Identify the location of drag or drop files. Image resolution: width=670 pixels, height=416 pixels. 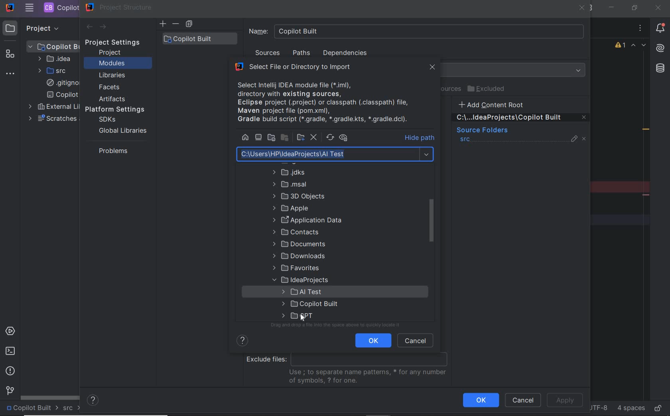
(337, 326).